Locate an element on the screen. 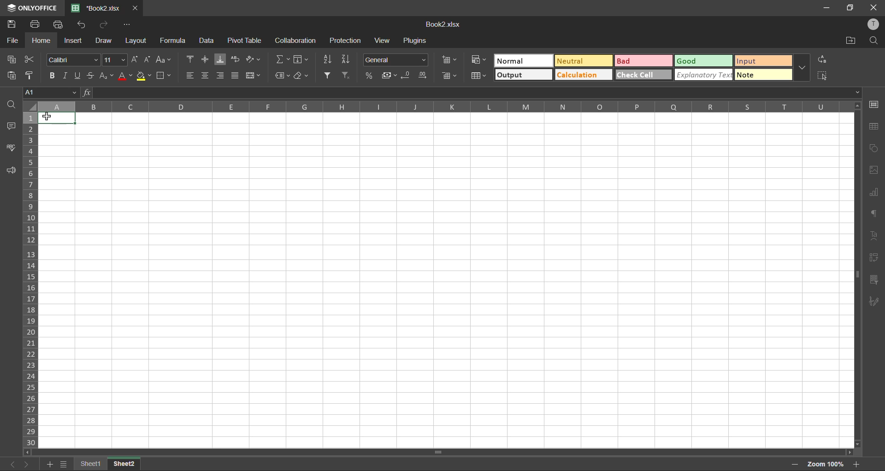 The width and height of the screenshot is (885, 471). zoom in  is located at coordinates (857, 464).